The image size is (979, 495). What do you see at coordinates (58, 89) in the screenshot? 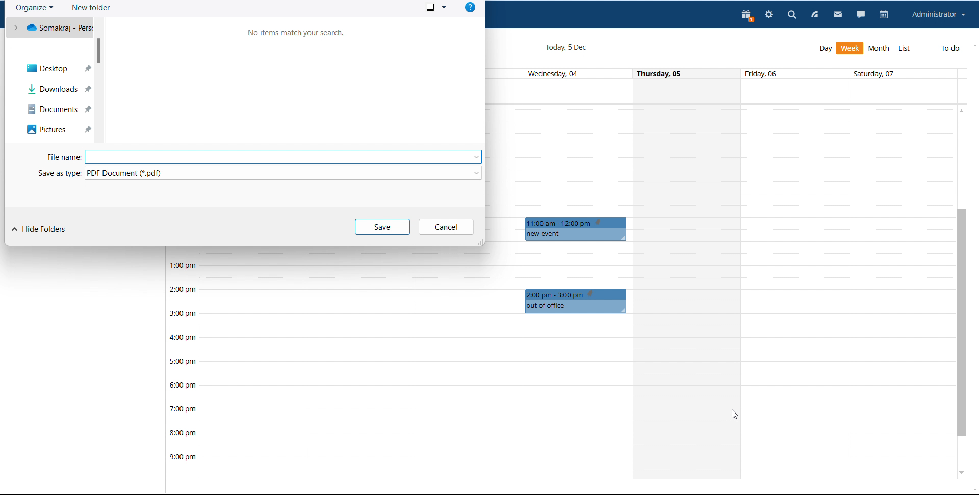
I see `` at bounding box center [58, 89].